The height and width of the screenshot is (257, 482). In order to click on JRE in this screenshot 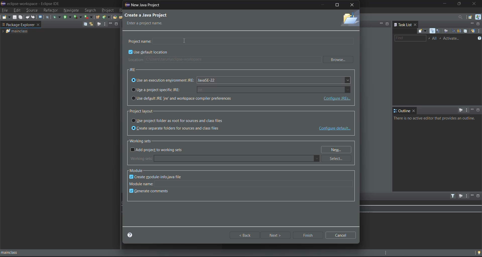, I will do `click(133, 69)`.